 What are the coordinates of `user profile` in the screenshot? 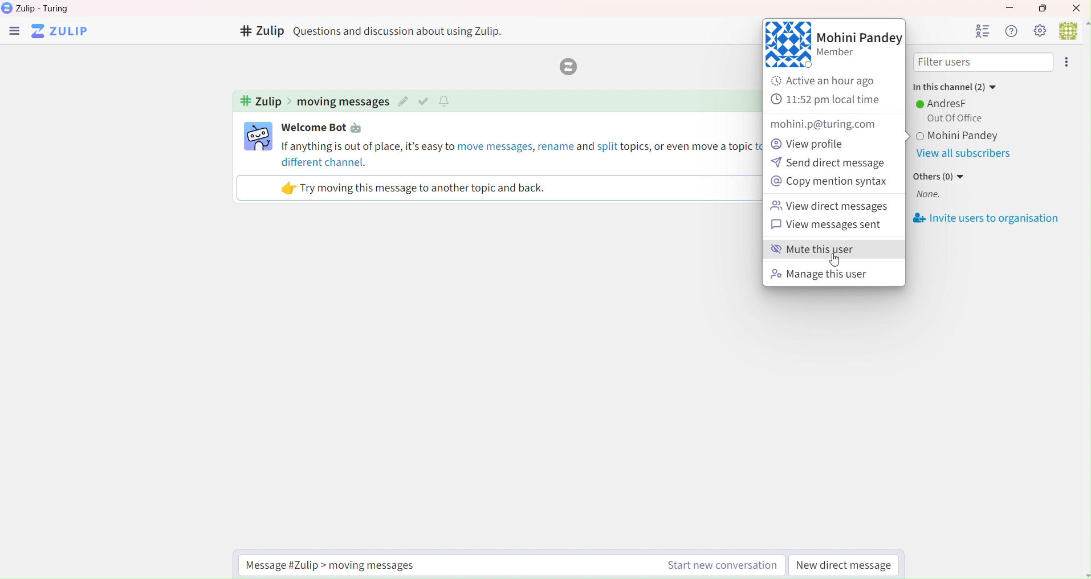 It's located at (259, 136).